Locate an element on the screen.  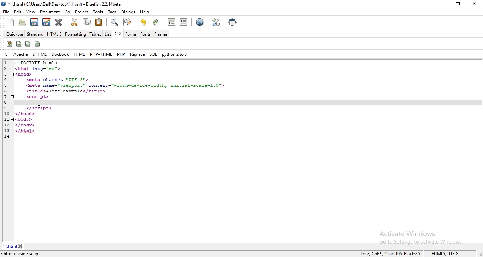
view is located at coordinates (30, 12).